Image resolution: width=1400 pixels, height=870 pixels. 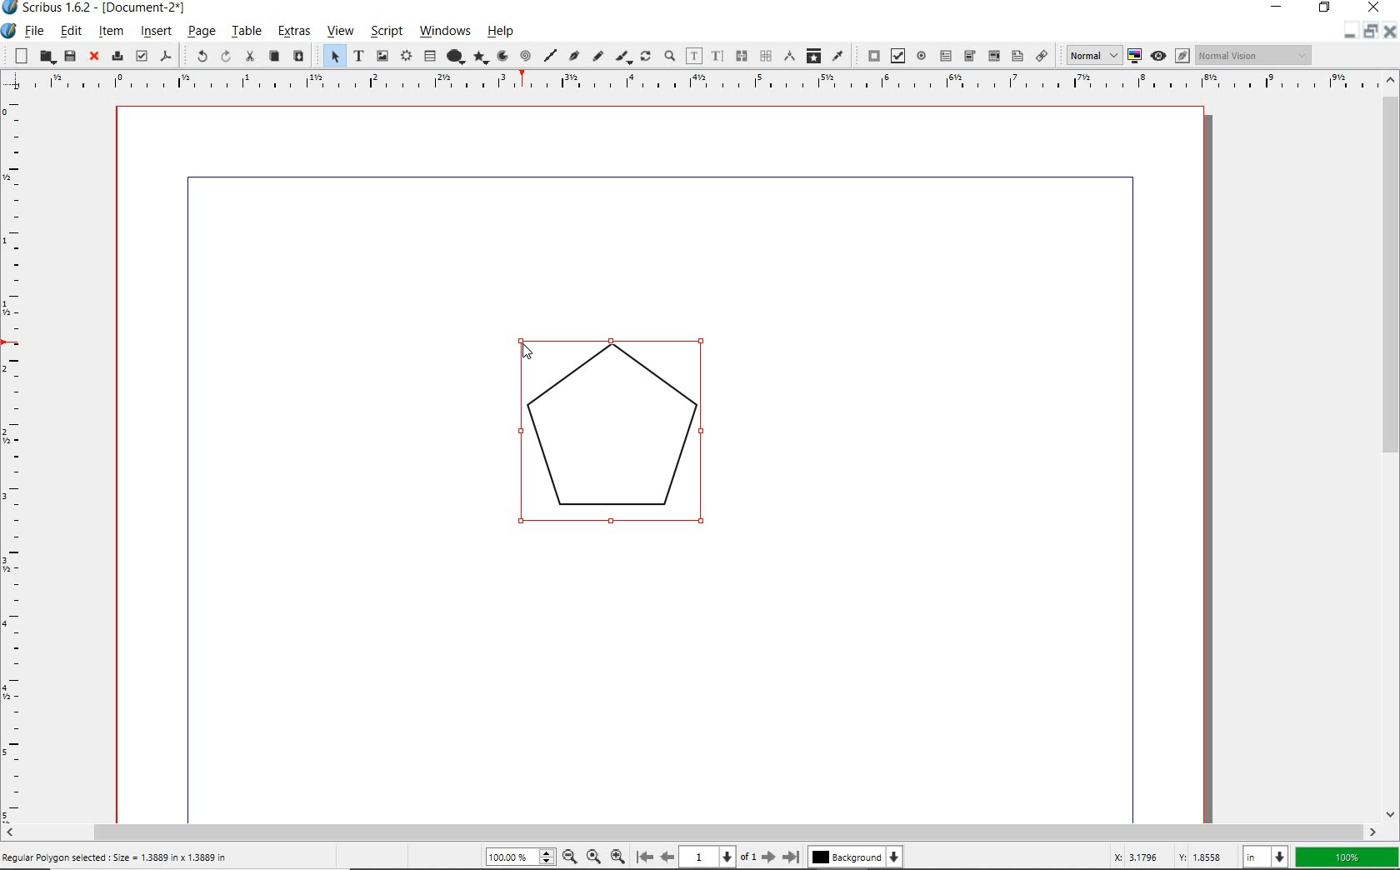 What do you see at coordinates (406, 54) in the screenshot?
I see `render frame` at bounding box center [406, 54].